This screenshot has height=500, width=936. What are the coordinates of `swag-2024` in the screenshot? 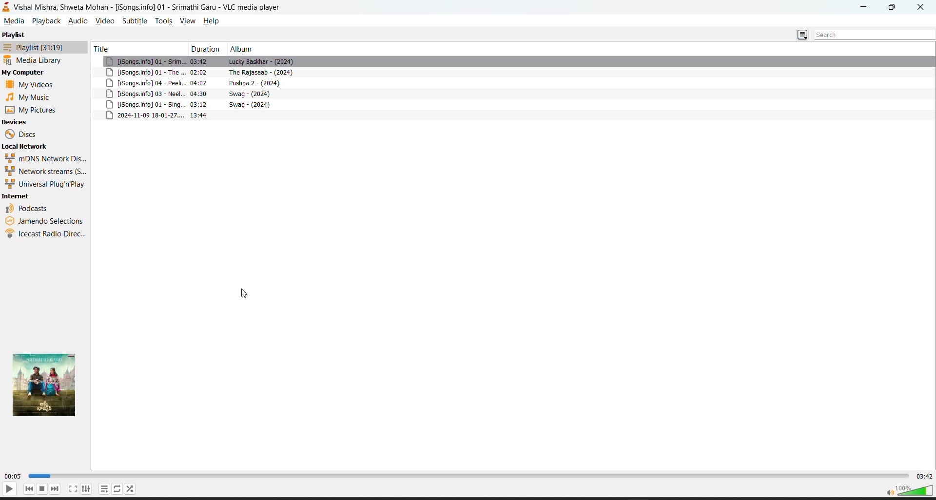 It's located at (259, 95).